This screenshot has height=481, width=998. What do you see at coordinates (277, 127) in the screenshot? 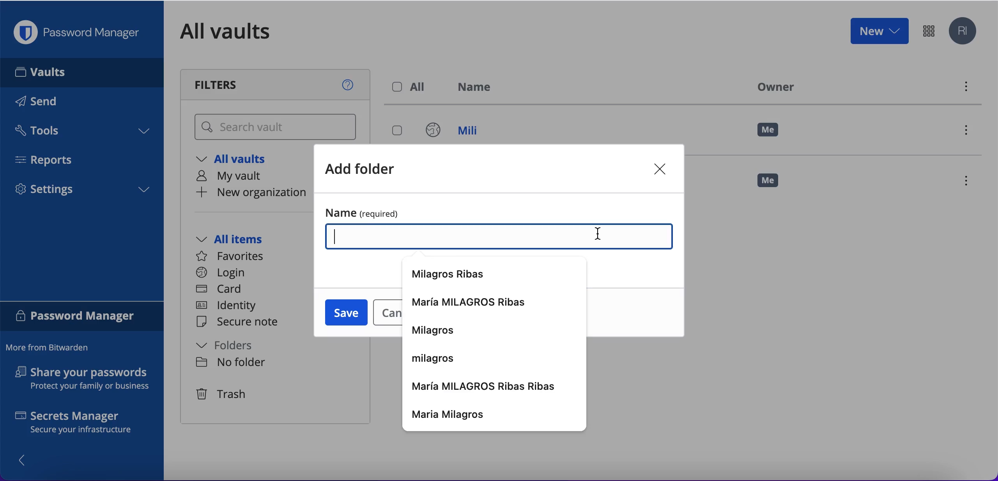
I see `search vault` at bounding box center [277, 127].